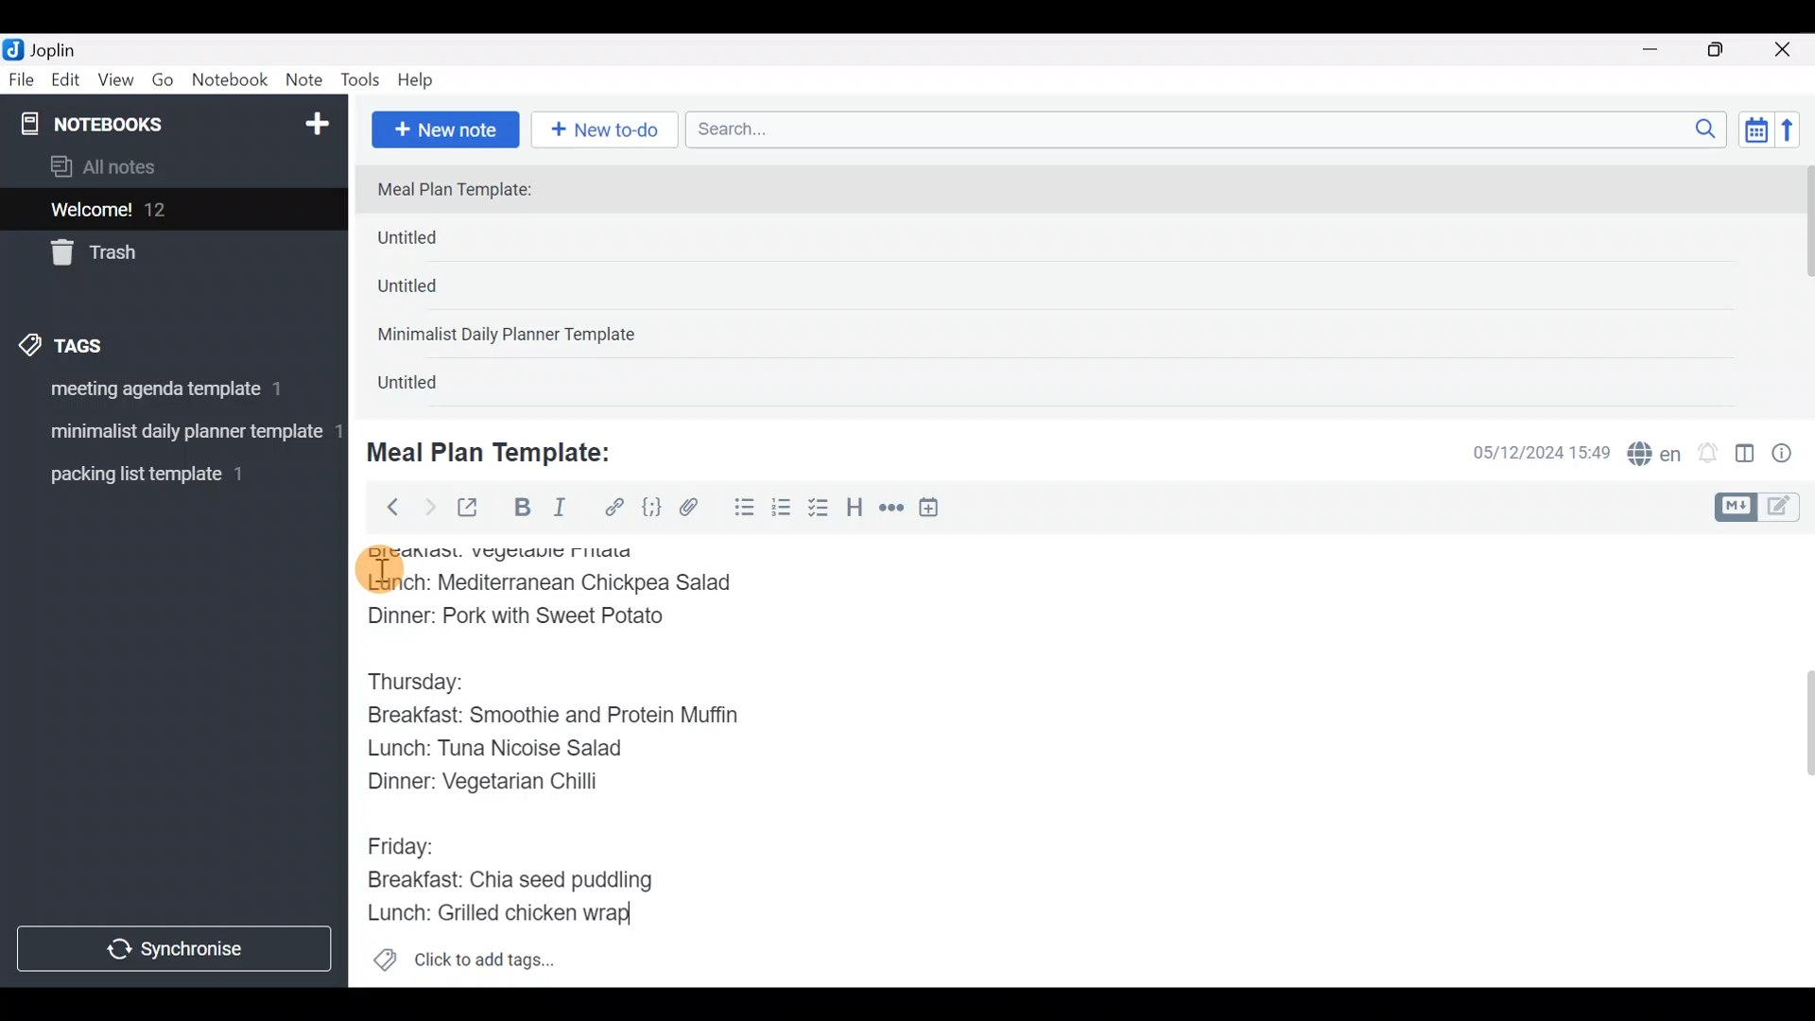 This screenshot has height=1021, width=1815. I want to click on Set alarm, so click(1709, 455).